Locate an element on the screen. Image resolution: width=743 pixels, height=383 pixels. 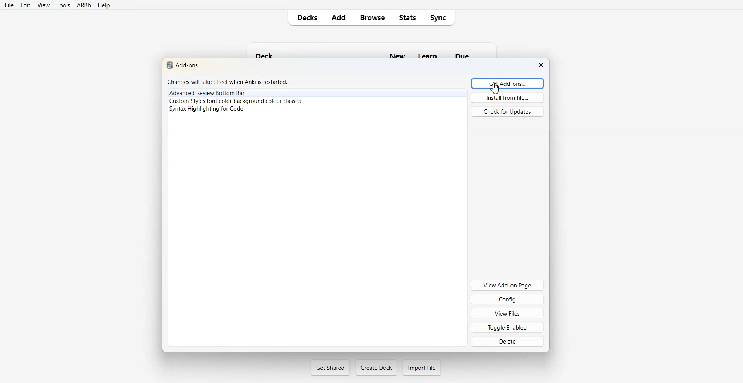
ARBb is located at coordinates (84, 5).